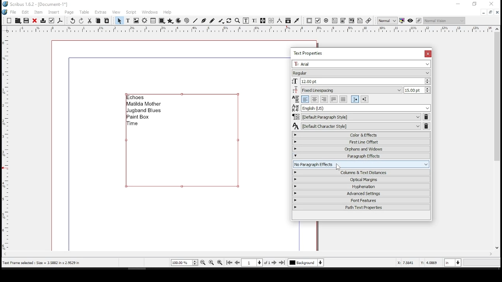 This screenshot has width=502, height=282. What do you see at coordinates (107, 21) in the screenshot?
I see `paste` at bounding box center [107, 21].